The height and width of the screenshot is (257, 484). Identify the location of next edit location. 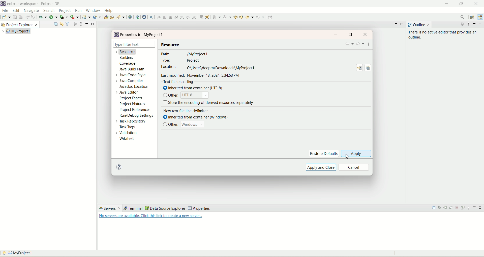
(235, 17).